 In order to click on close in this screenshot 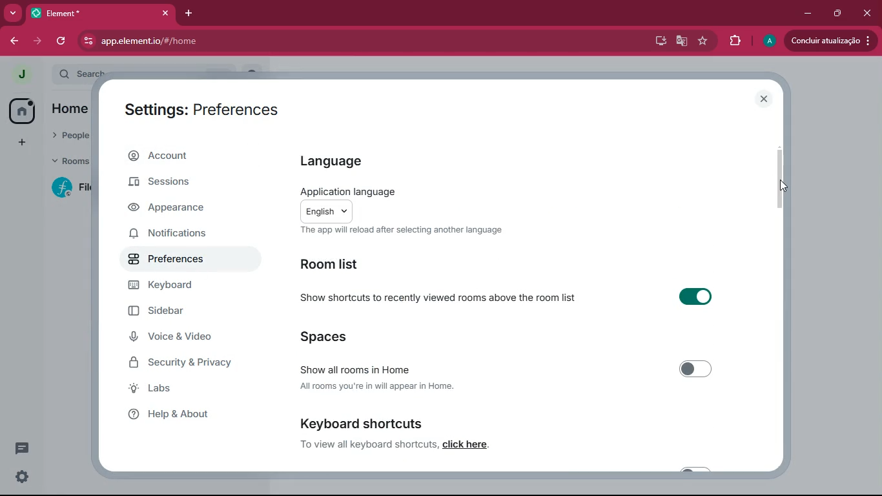, I will do `click(766, 100)`.